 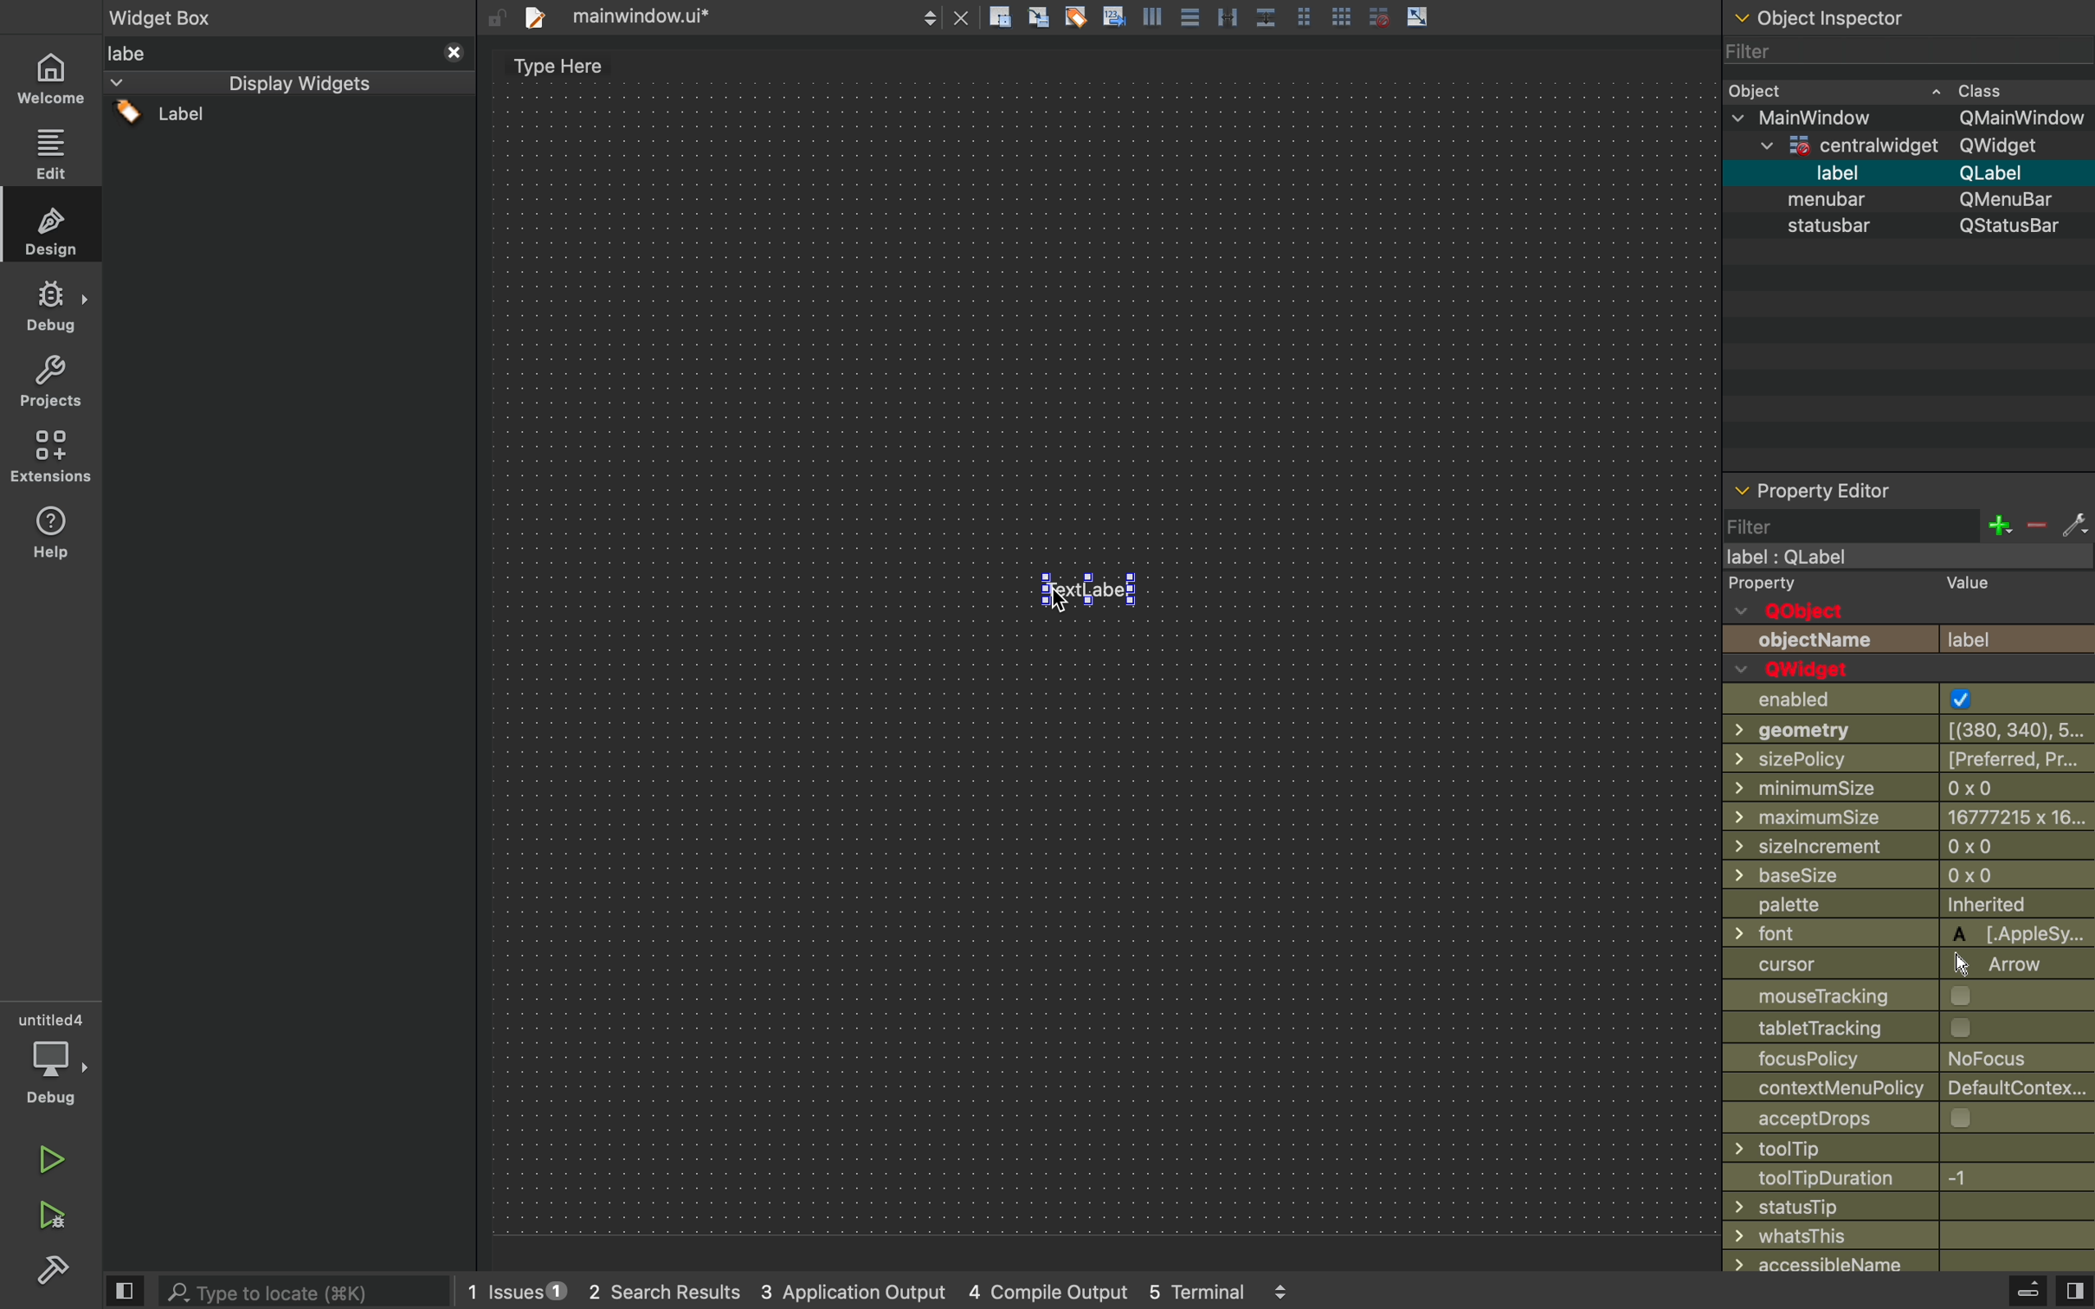 I want to click on value, so click(x=1959, y=585).